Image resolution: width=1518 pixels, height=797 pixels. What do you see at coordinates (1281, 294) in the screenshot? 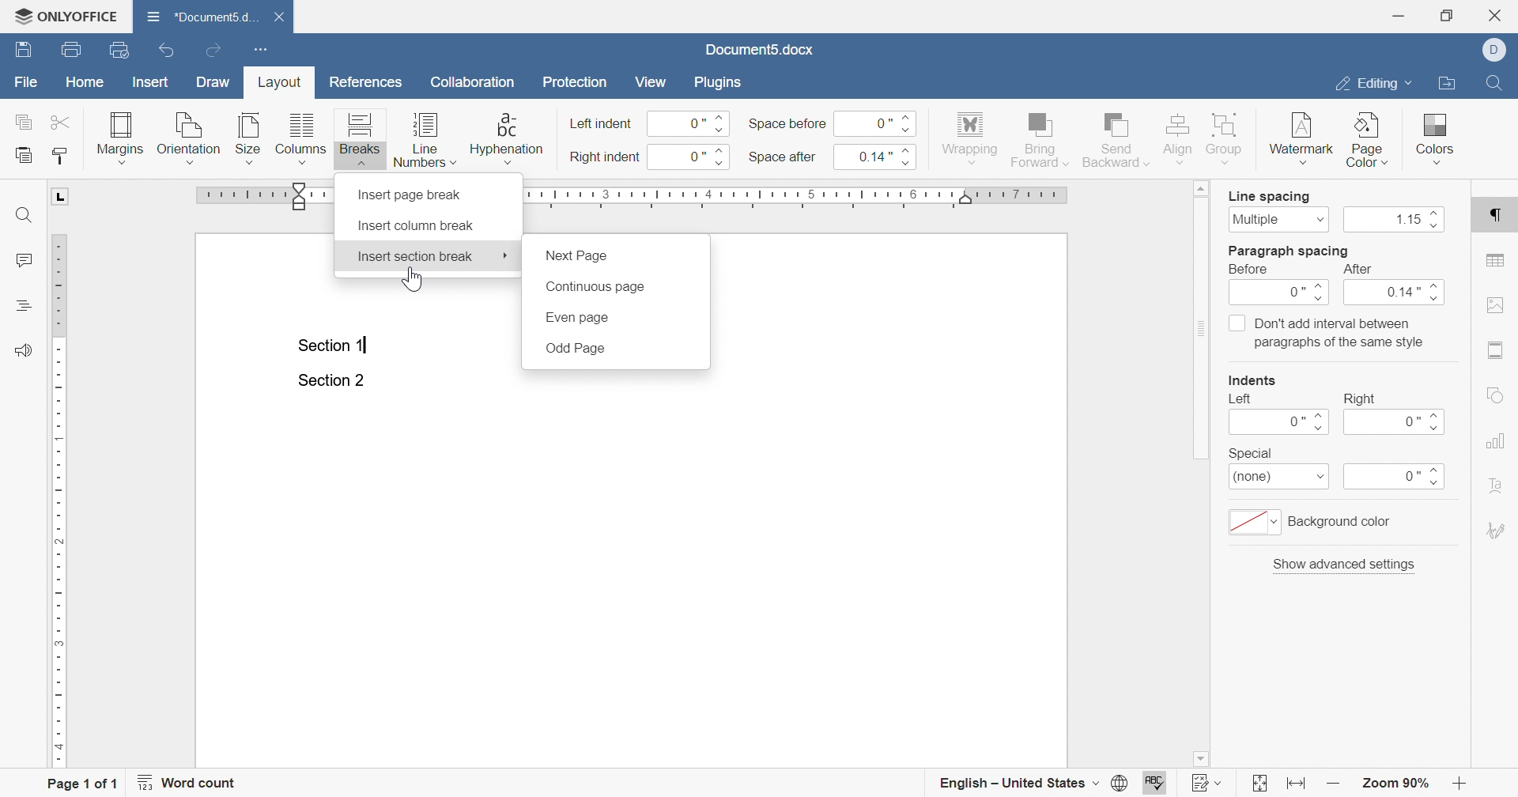
I see `0` at bounding box center [1281, 294].